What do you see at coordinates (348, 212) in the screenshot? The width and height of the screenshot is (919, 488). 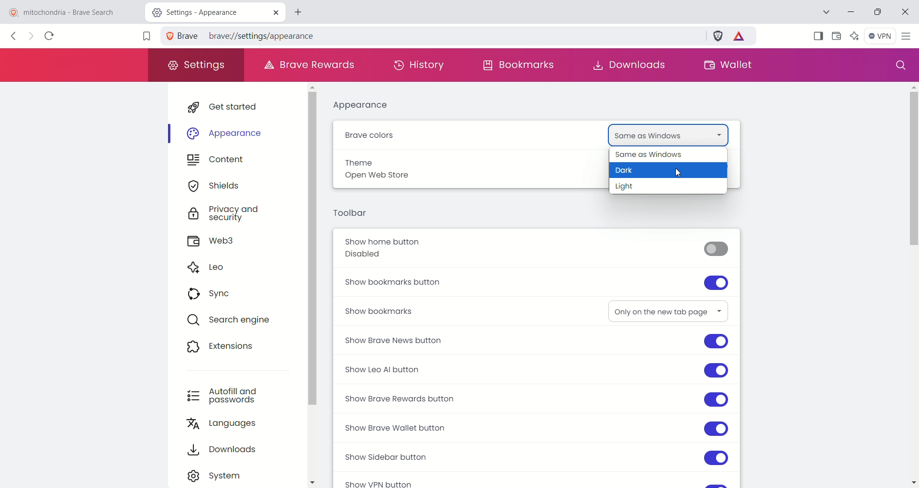 I see `toolbar` at bounding box center [348, 212].